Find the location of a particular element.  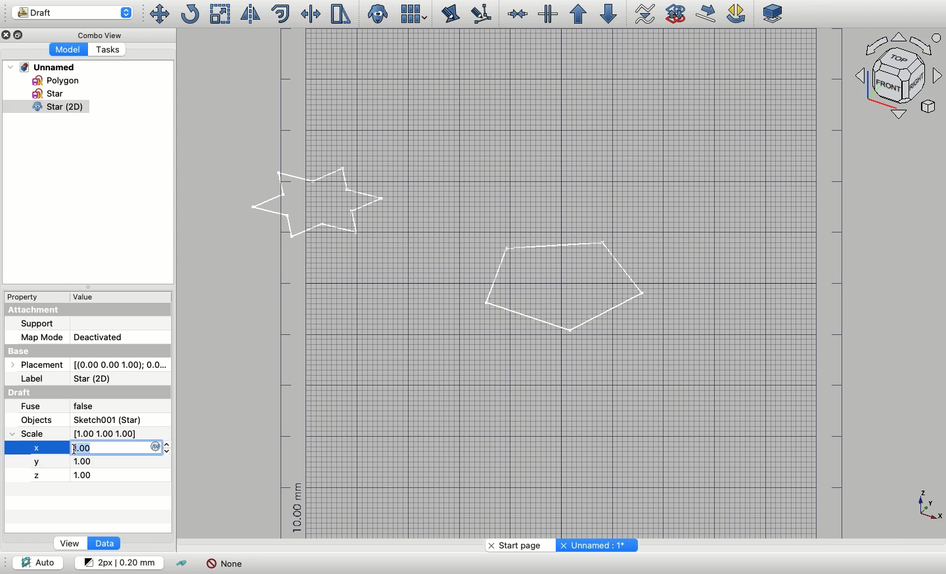

View is located at coordinates (70, 543).